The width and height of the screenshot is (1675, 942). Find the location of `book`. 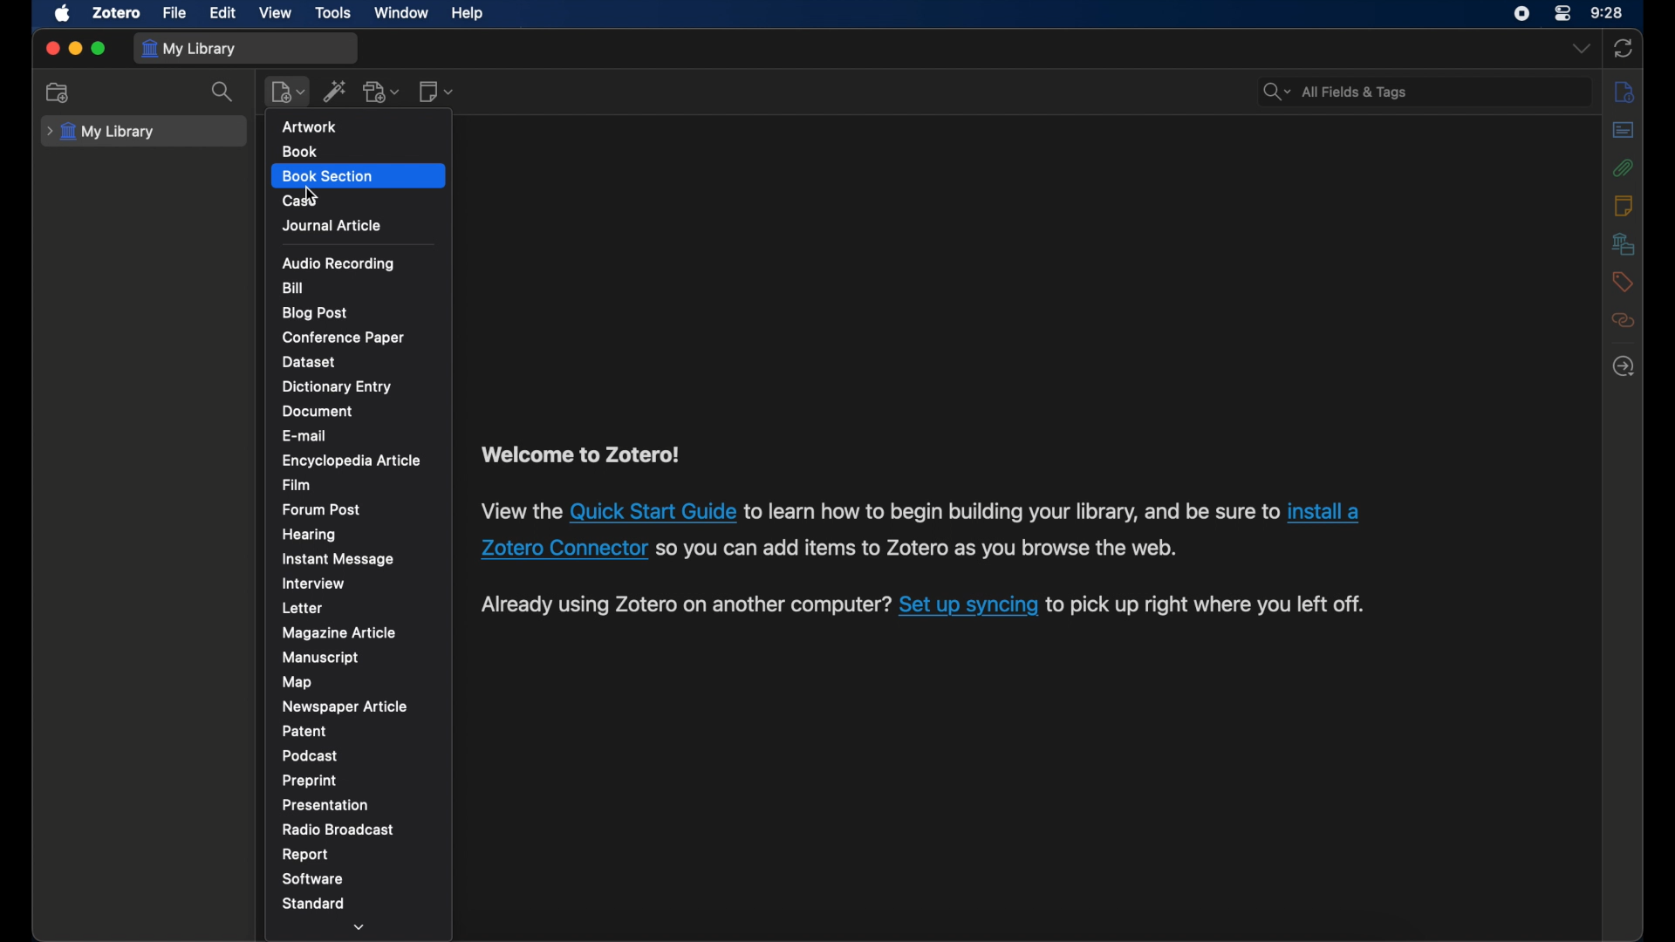

book is located at coordinates (299, 152).